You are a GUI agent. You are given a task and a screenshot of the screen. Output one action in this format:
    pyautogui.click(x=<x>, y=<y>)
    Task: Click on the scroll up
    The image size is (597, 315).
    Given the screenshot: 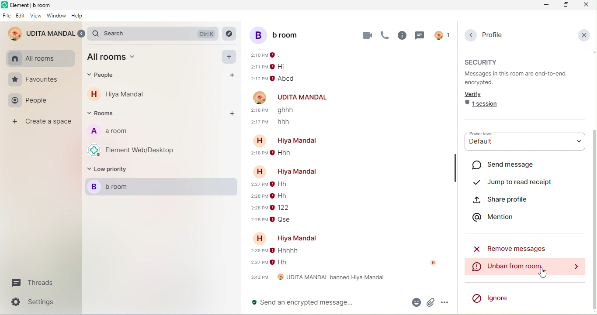 What is the action you would take?
    pyautogui.click(x=593, y=52)
    